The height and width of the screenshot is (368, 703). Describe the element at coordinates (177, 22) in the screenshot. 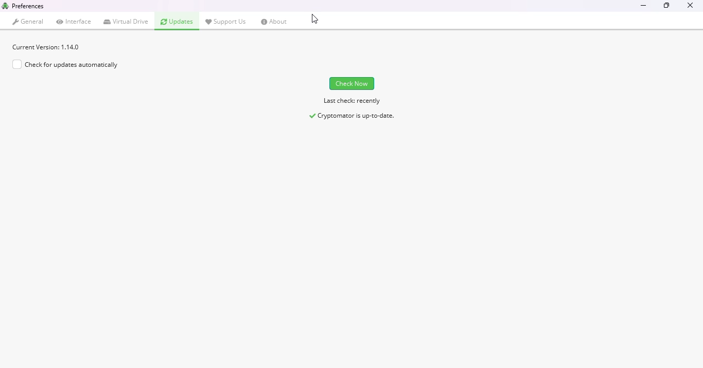

I see `updates` at that location.